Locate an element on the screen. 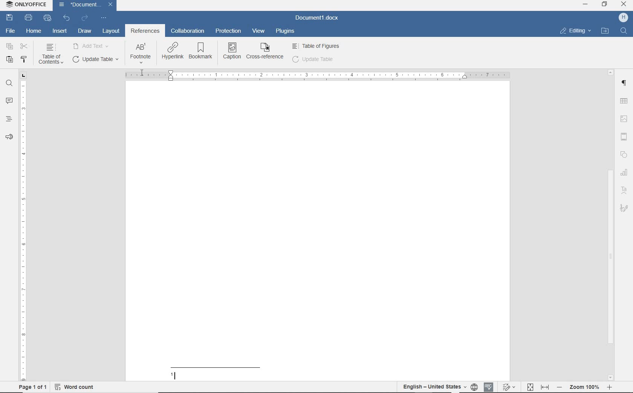  home is located at coordinates (33, 31).